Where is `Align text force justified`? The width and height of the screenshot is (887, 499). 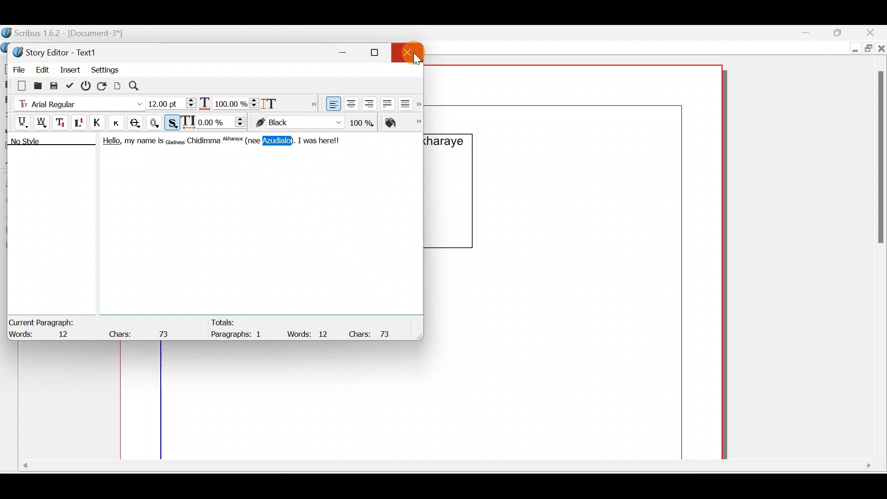 Align text force justified is located at coordinates (408, 102).